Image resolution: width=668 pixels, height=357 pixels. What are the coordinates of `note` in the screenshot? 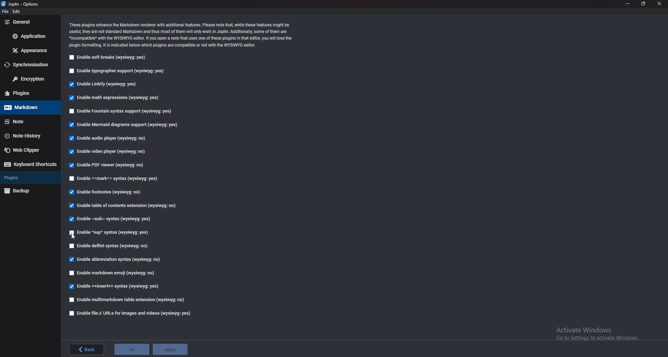 It's located at (27, 122).